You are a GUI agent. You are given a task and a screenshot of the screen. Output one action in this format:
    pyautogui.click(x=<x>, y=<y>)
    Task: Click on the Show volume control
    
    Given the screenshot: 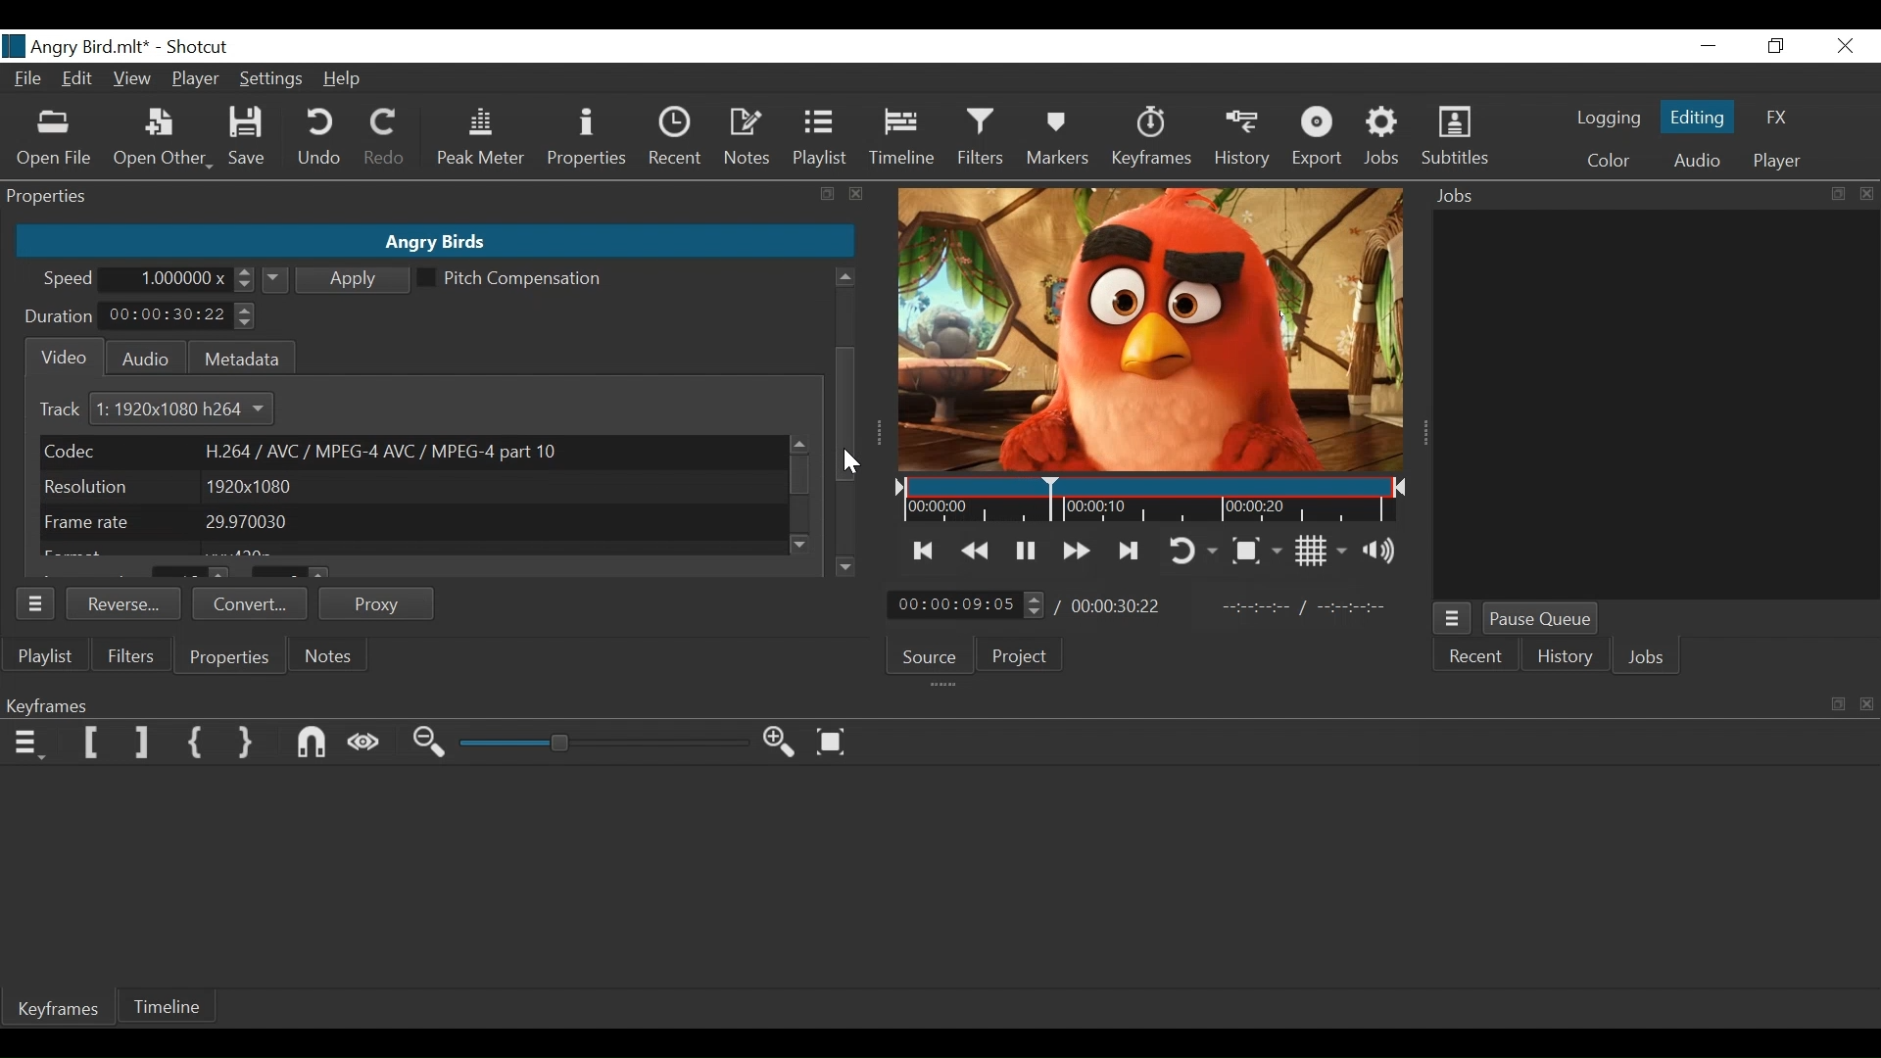 What is the action you would take?
    pyautogui.click(x=1382, y=553)
    